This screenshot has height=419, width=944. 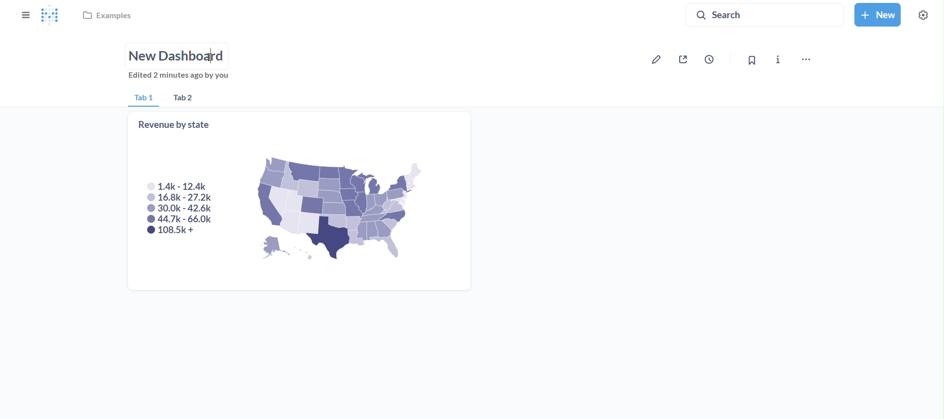 I want to click on revenue by state, so click(x=300, y=201).